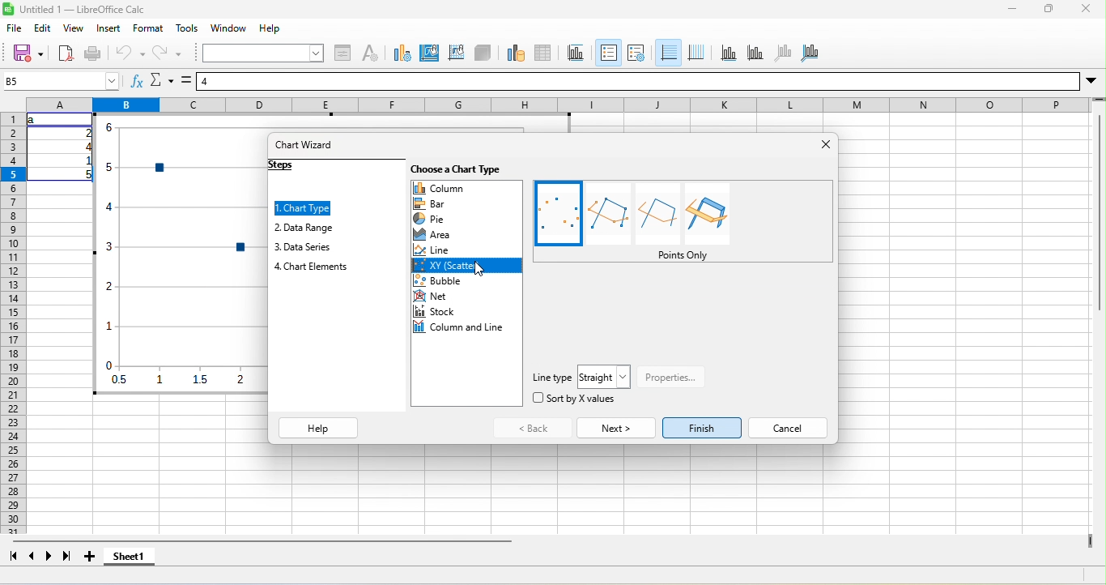 The image size is (1106, 585). I want to click on horizontal scroll bar, so click(262, 541).